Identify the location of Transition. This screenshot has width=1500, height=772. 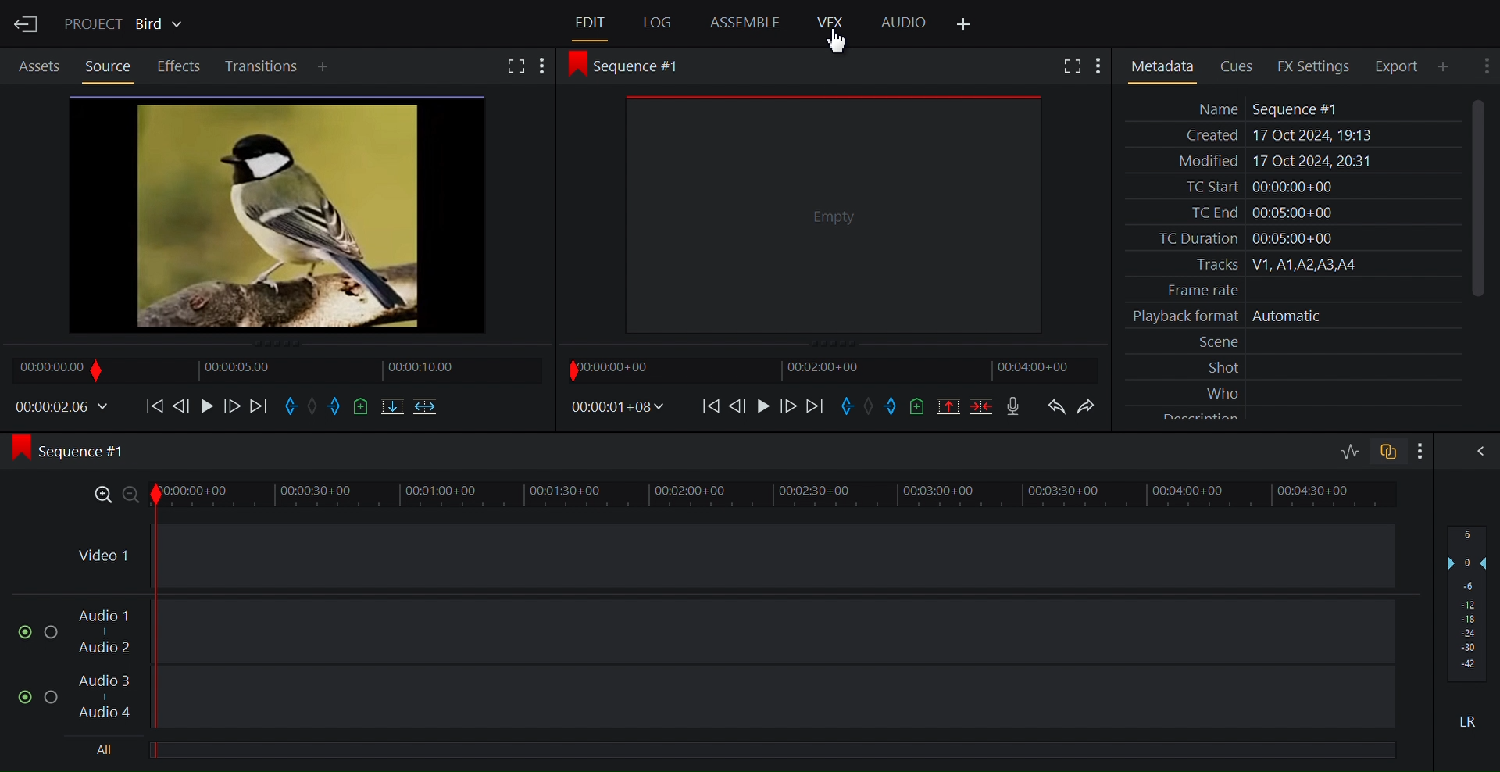
(259, 66).